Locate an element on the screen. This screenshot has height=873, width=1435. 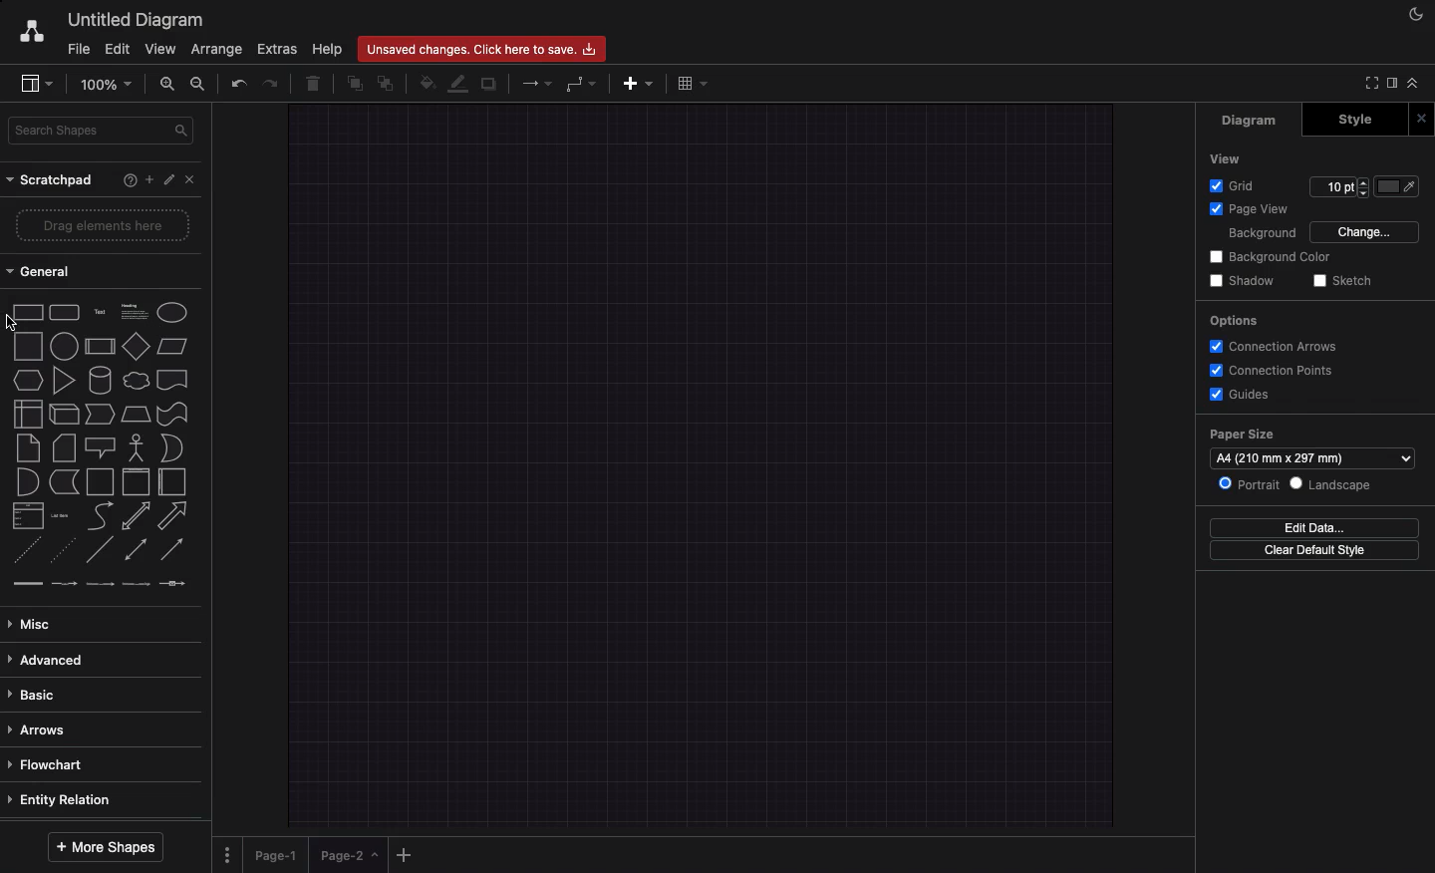
note is located at coordinates (27, 447).